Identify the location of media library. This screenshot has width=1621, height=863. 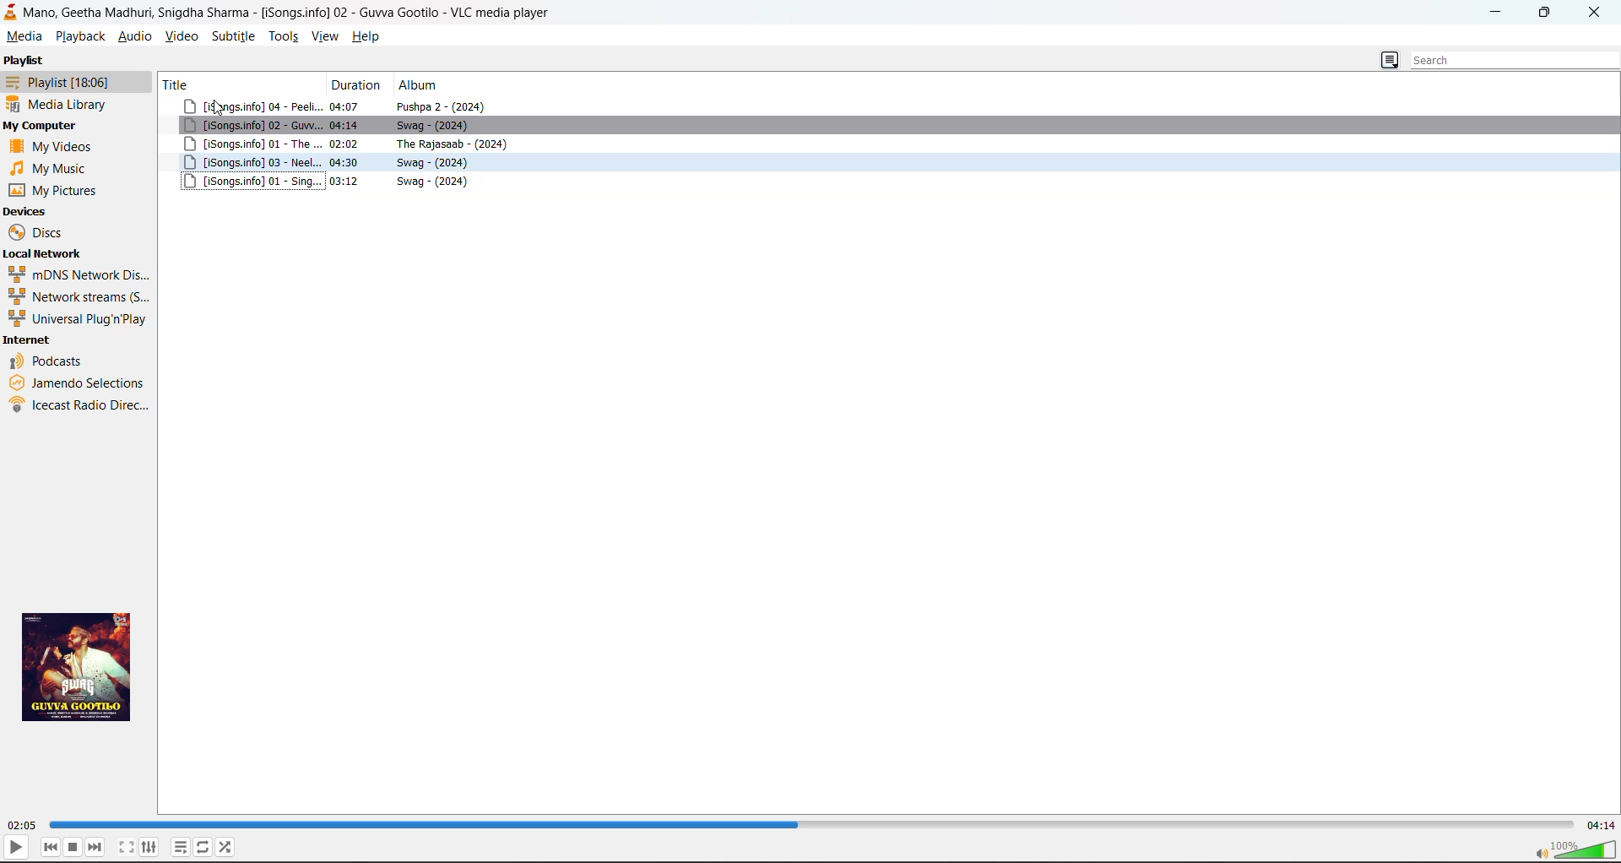
(62, 104).